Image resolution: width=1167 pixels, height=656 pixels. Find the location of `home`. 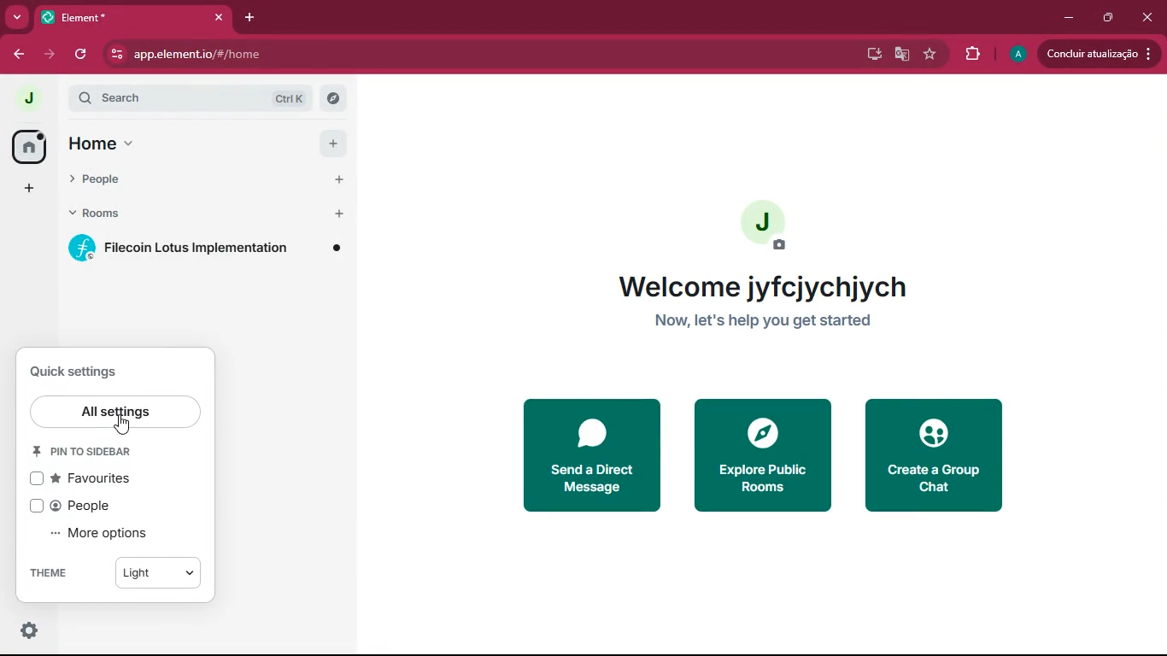

home is located at coordinates (205, 143).